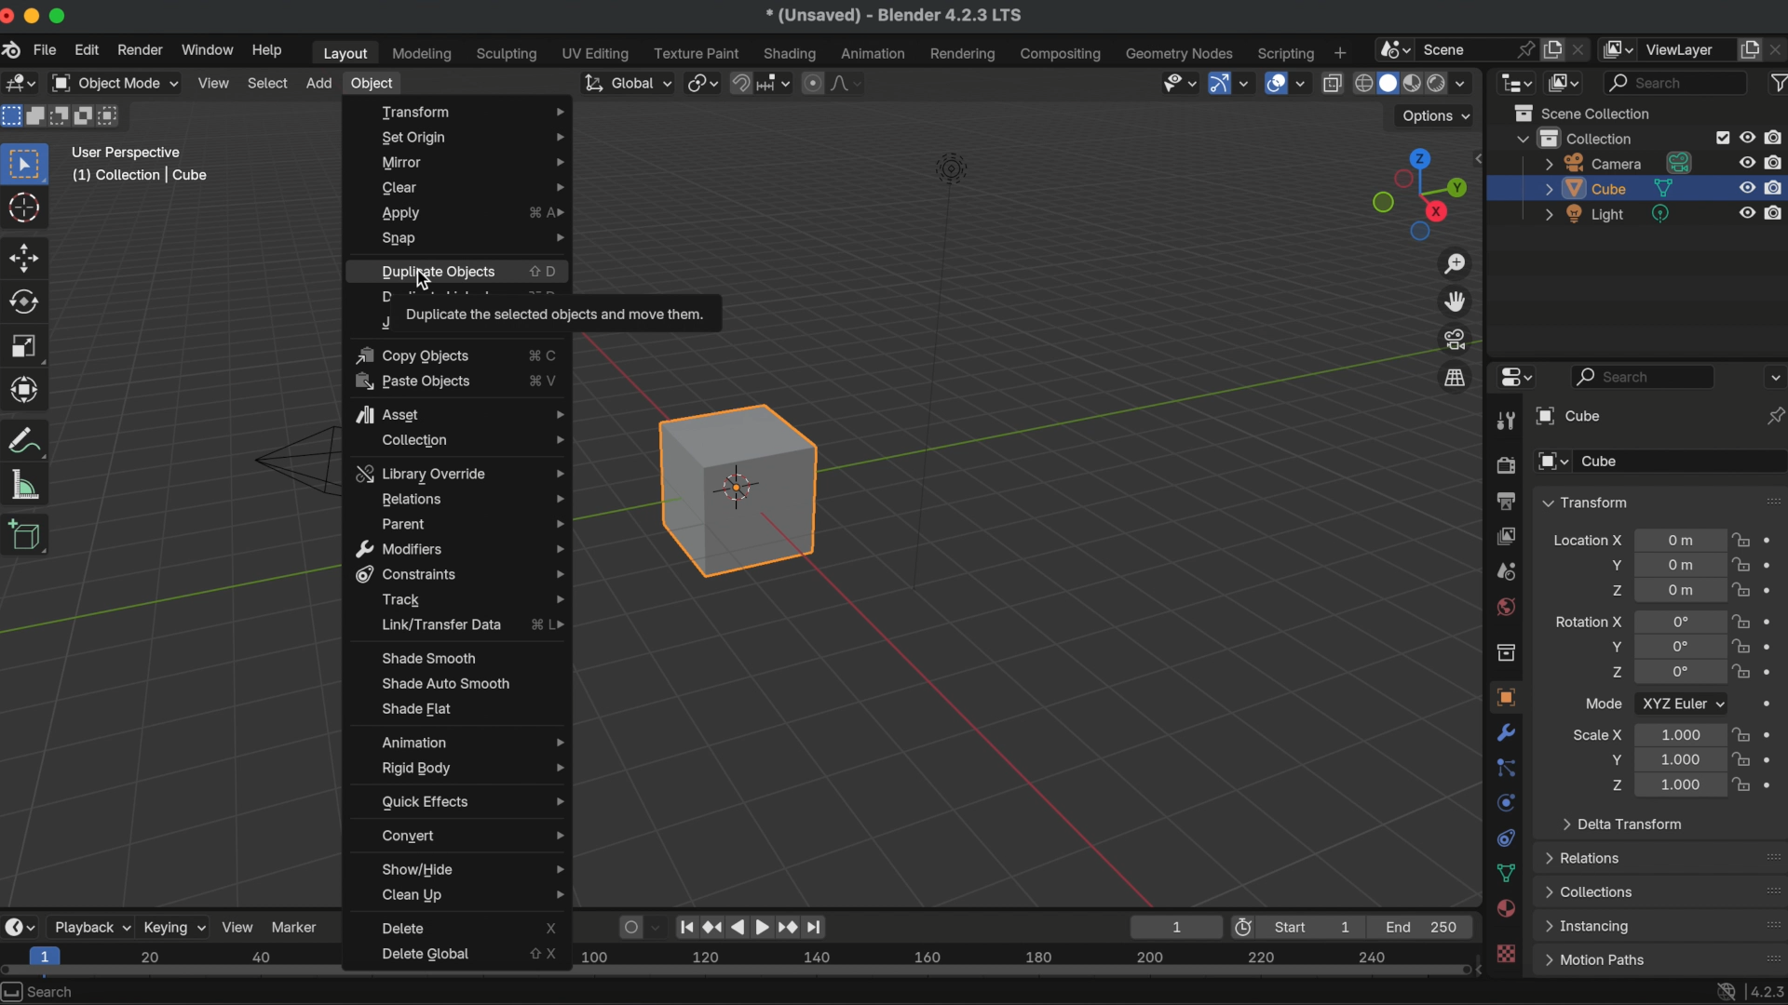  What do you see at coordinates (1677, 563) in the screenshot?
I see `location of object` at bounding box center [1677, 563].